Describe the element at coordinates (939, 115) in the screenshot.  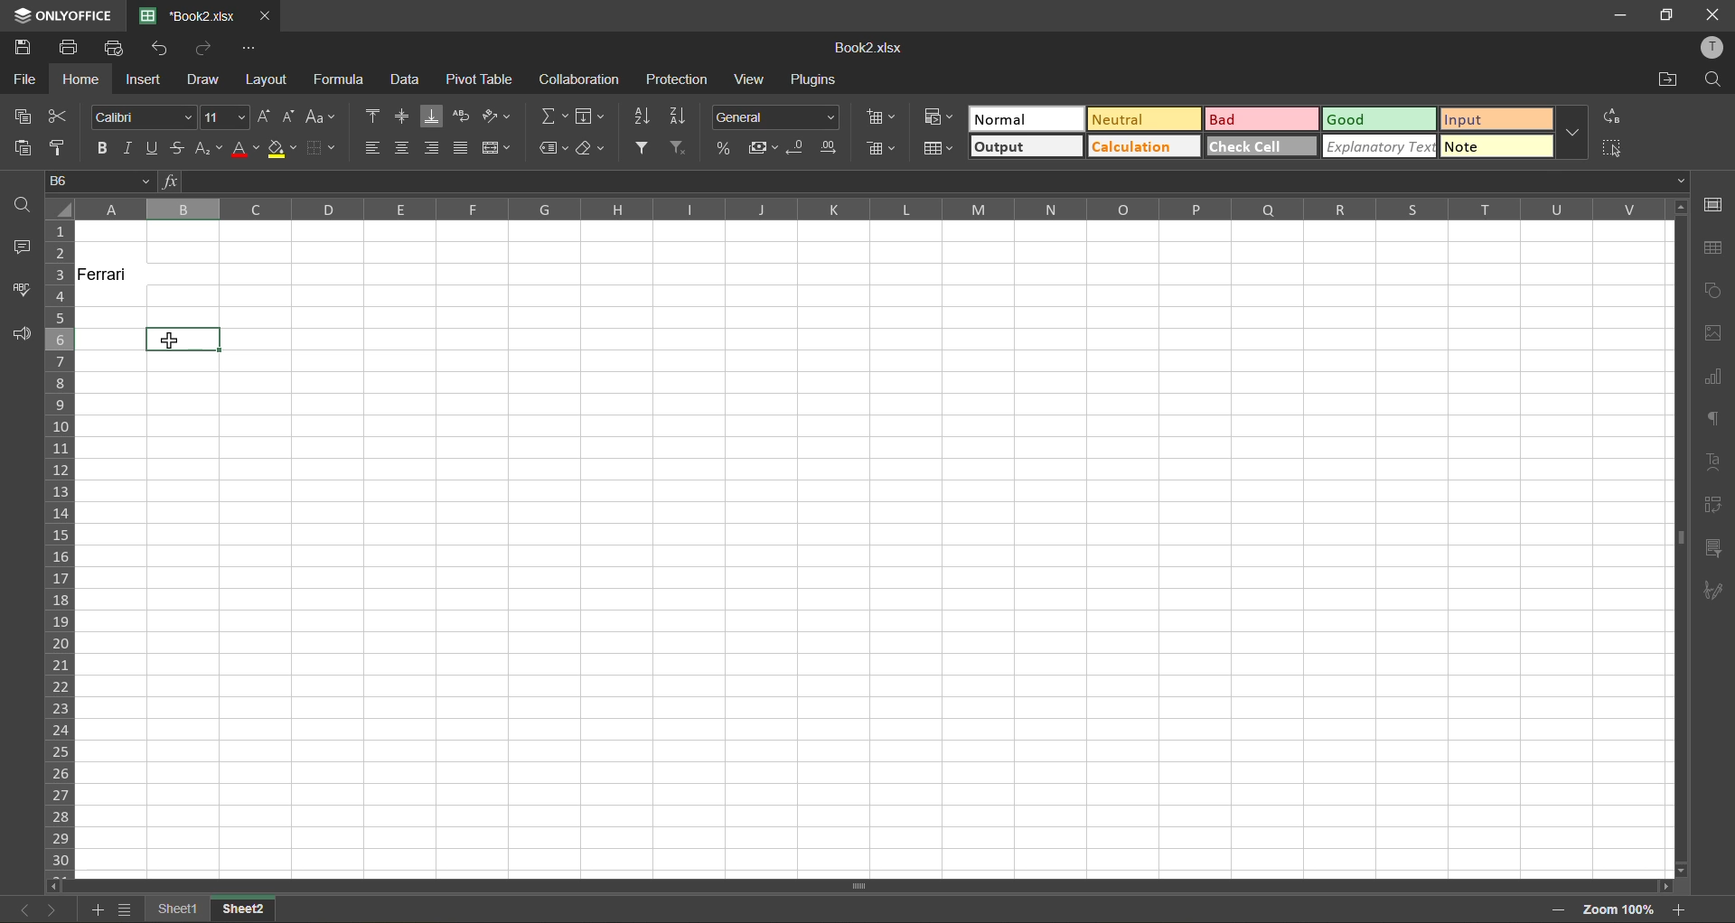
I see `conditional formatting` at that location.